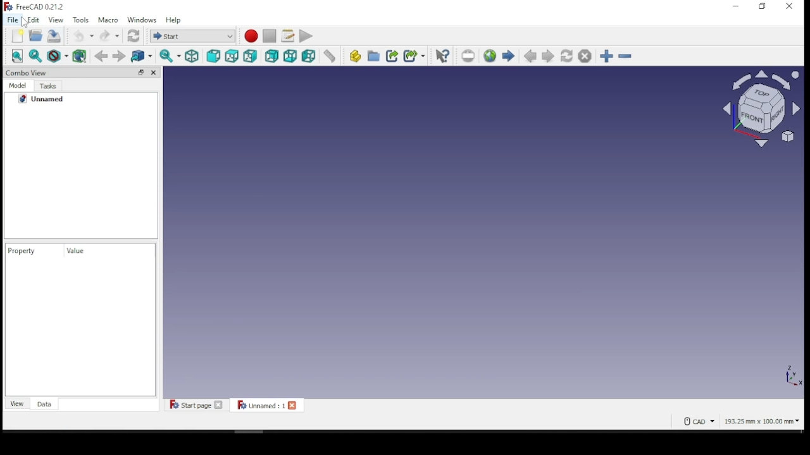 This screenshot has height=455, width=810. I want to click on forward, so click(120, 56).